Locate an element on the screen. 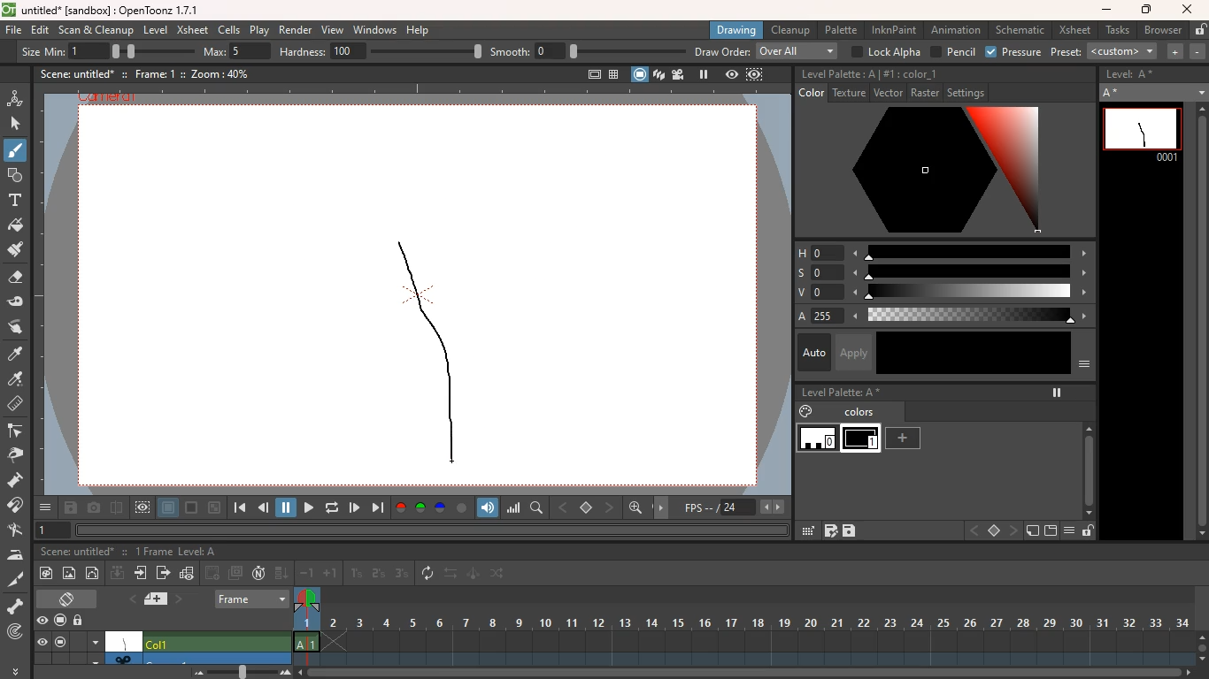  frame is located at coordinates (306, 627).